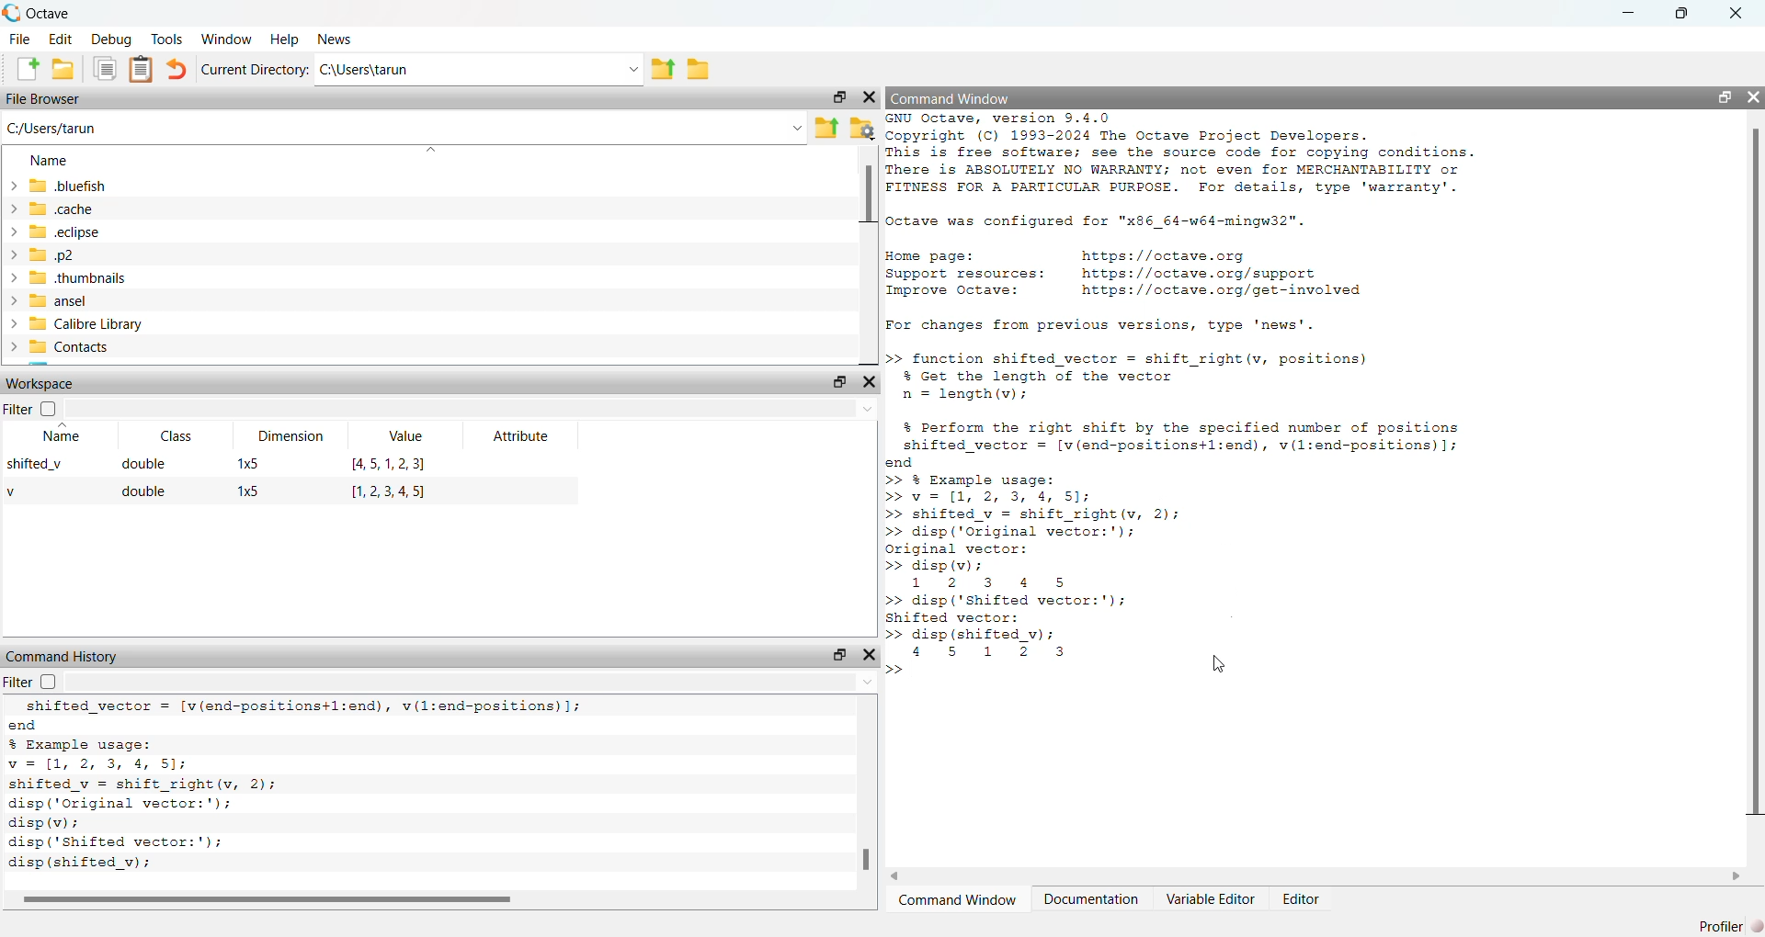  I want to click on .thumbnails, so click(138, 278).